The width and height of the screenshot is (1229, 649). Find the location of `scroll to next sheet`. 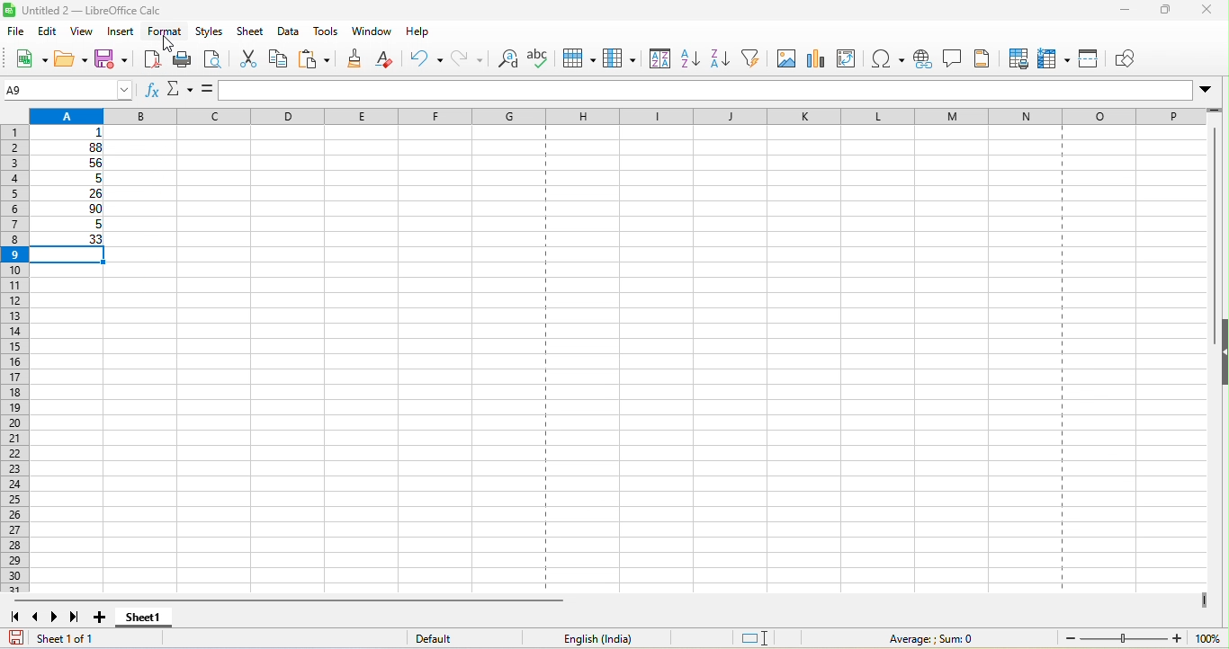

scroll to next sheet is located at coordinates (58, 619).